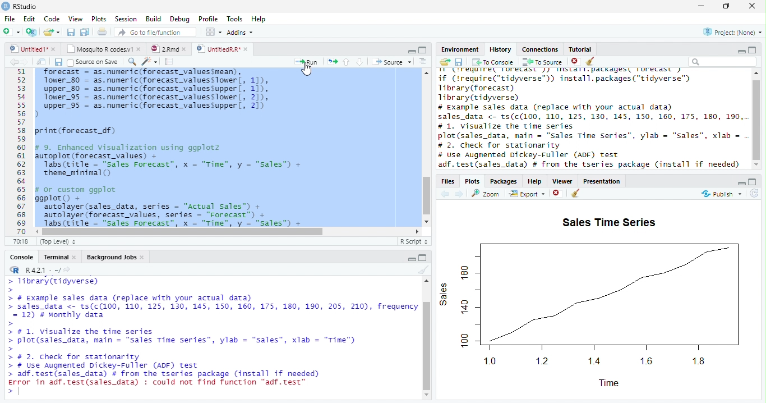 The height and width of the screenshot is (403, 766). Describe the element at coordinates (542, 61) in the screenshot. I see `To Source` at that location.